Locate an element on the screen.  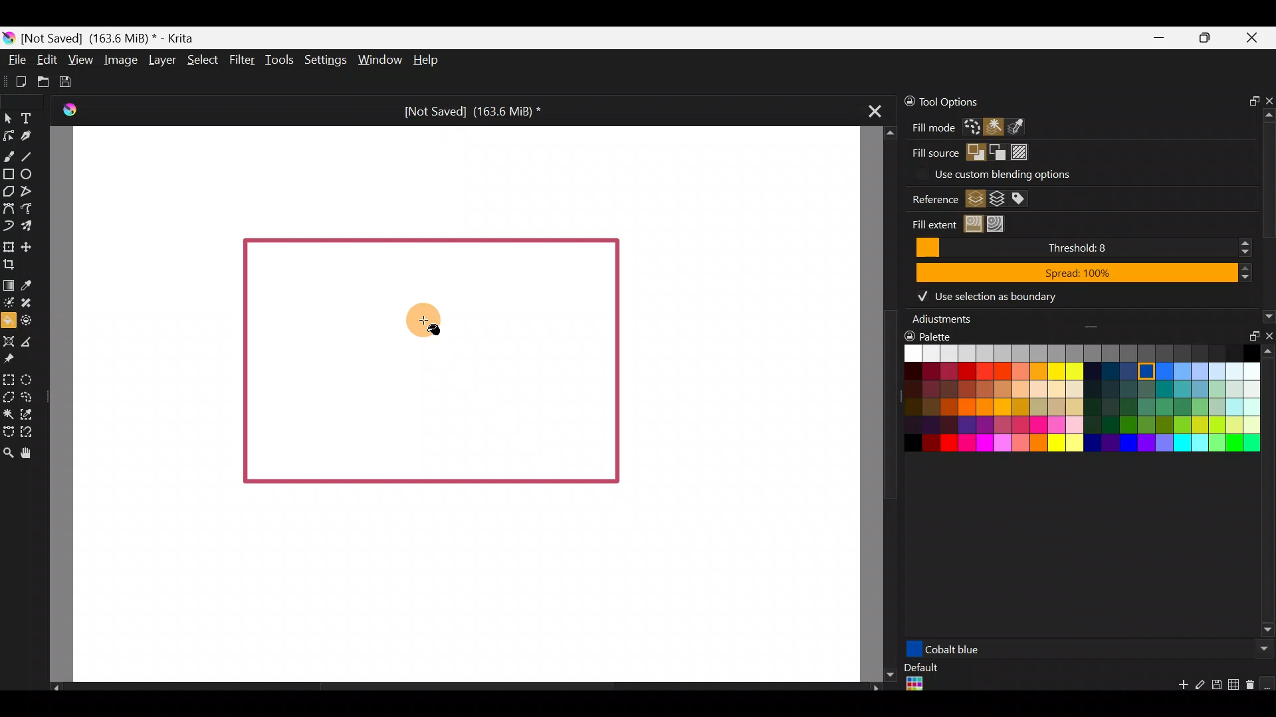
Enclose & fill tool is located at coordinates (32, 321).